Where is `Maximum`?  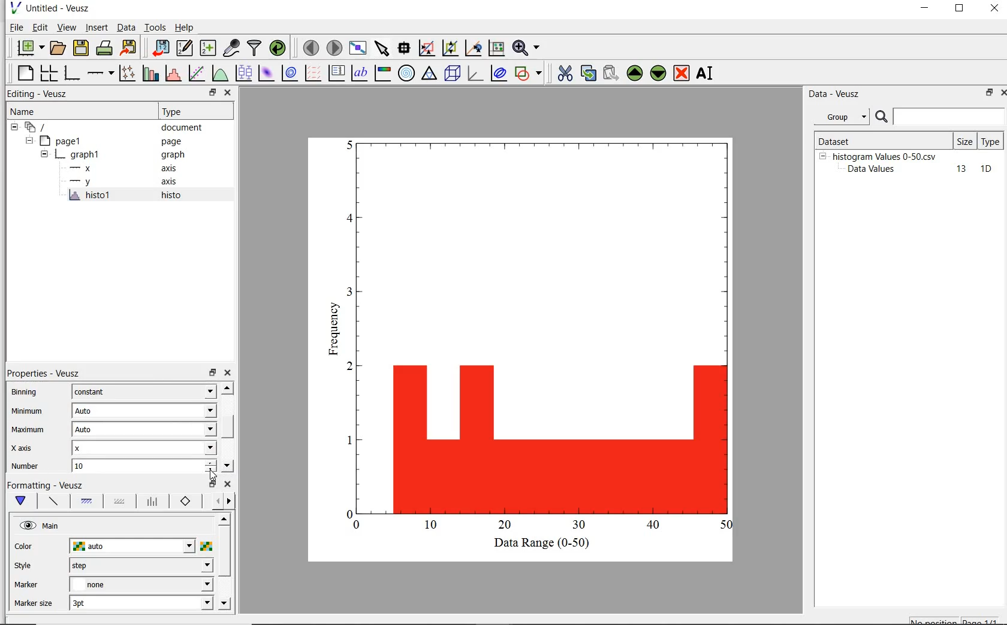 Maximum is located at coordinates (28, 430).